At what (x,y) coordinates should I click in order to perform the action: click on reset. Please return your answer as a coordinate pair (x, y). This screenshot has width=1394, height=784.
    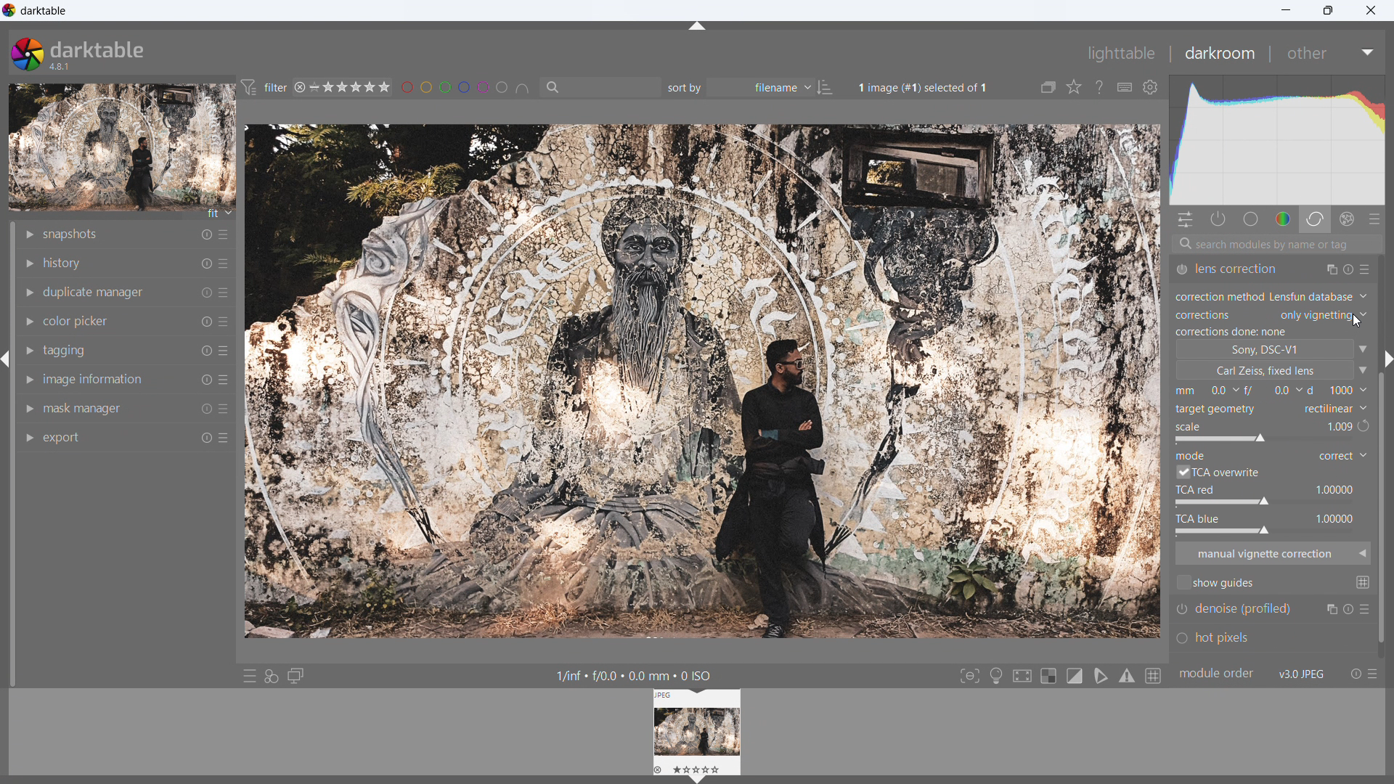
    Looking at the image, I should click on (201, 322).